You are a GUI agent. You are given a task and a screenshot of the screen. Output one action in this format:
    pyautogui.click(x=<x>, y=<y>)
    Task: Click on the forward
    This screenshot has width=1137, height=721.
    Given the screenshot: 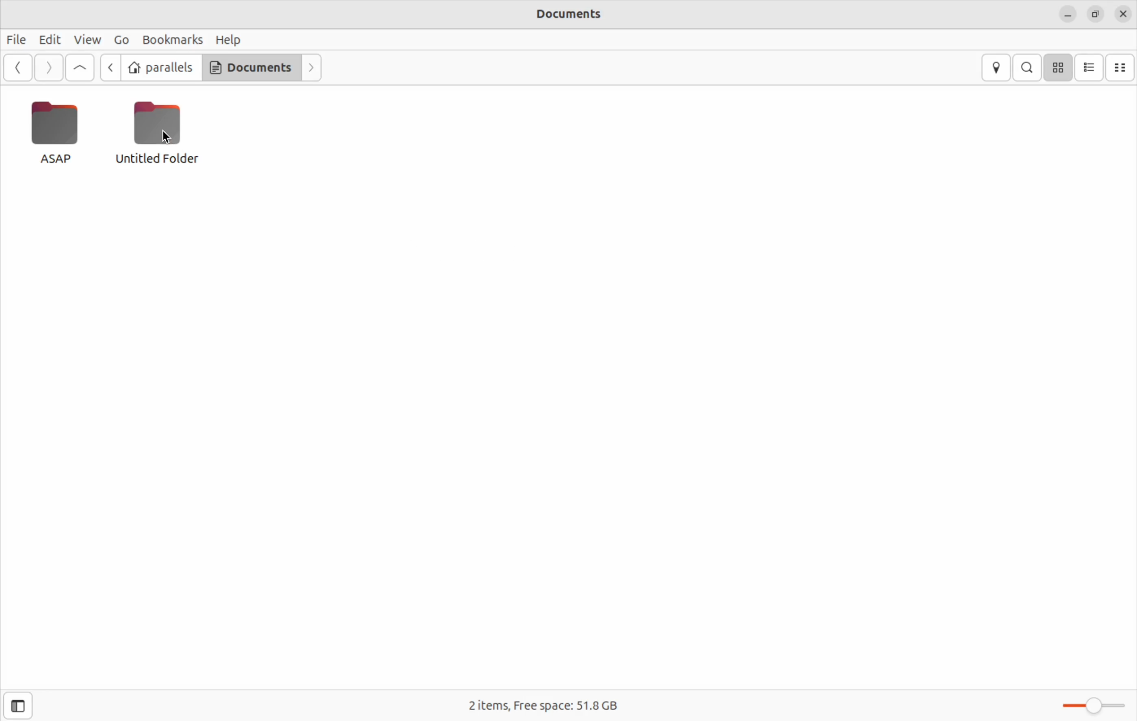 What is the action you would take?
    pyautogui.click(x=48, y=68)
    